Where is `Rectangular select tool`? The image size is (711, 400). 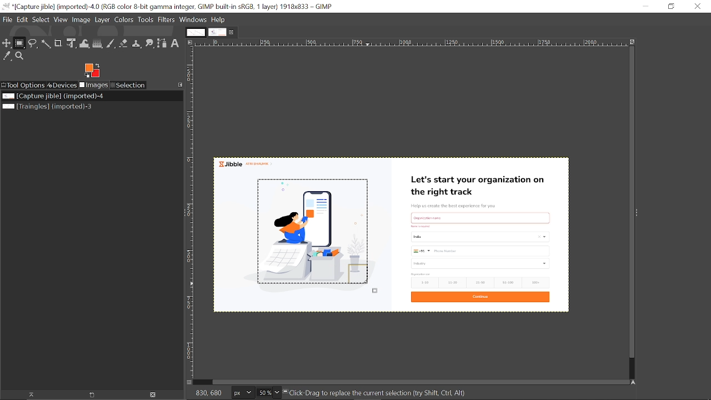 Rectangular select tool is located at coordinates (20, 44).